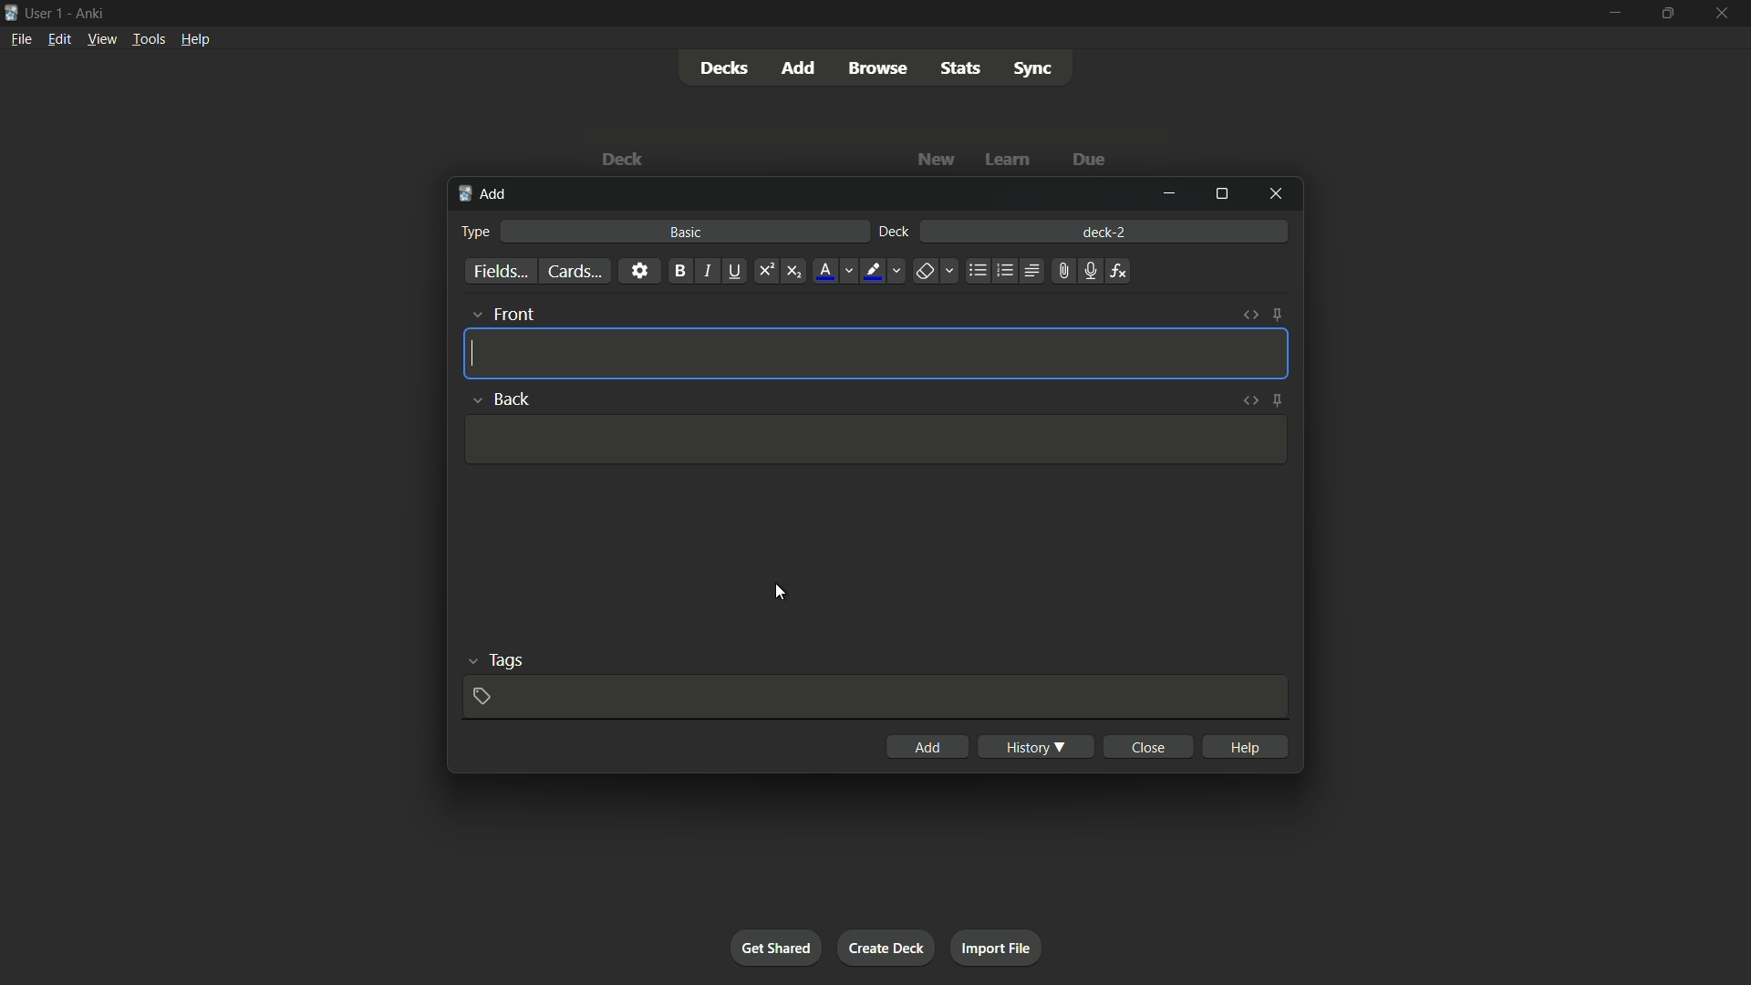 Image resolution: width=1751 pixels, height=985 pixels. What do you see at coordinates (19, 39) in the screenshot?
I see `file menu` at bounding box center [19, 39].